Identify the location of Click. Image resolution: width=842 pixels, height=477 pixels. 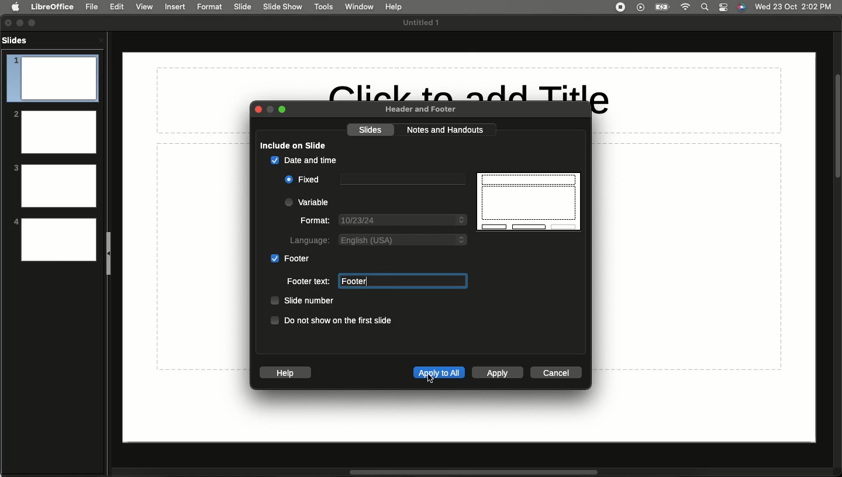
(432, 381).